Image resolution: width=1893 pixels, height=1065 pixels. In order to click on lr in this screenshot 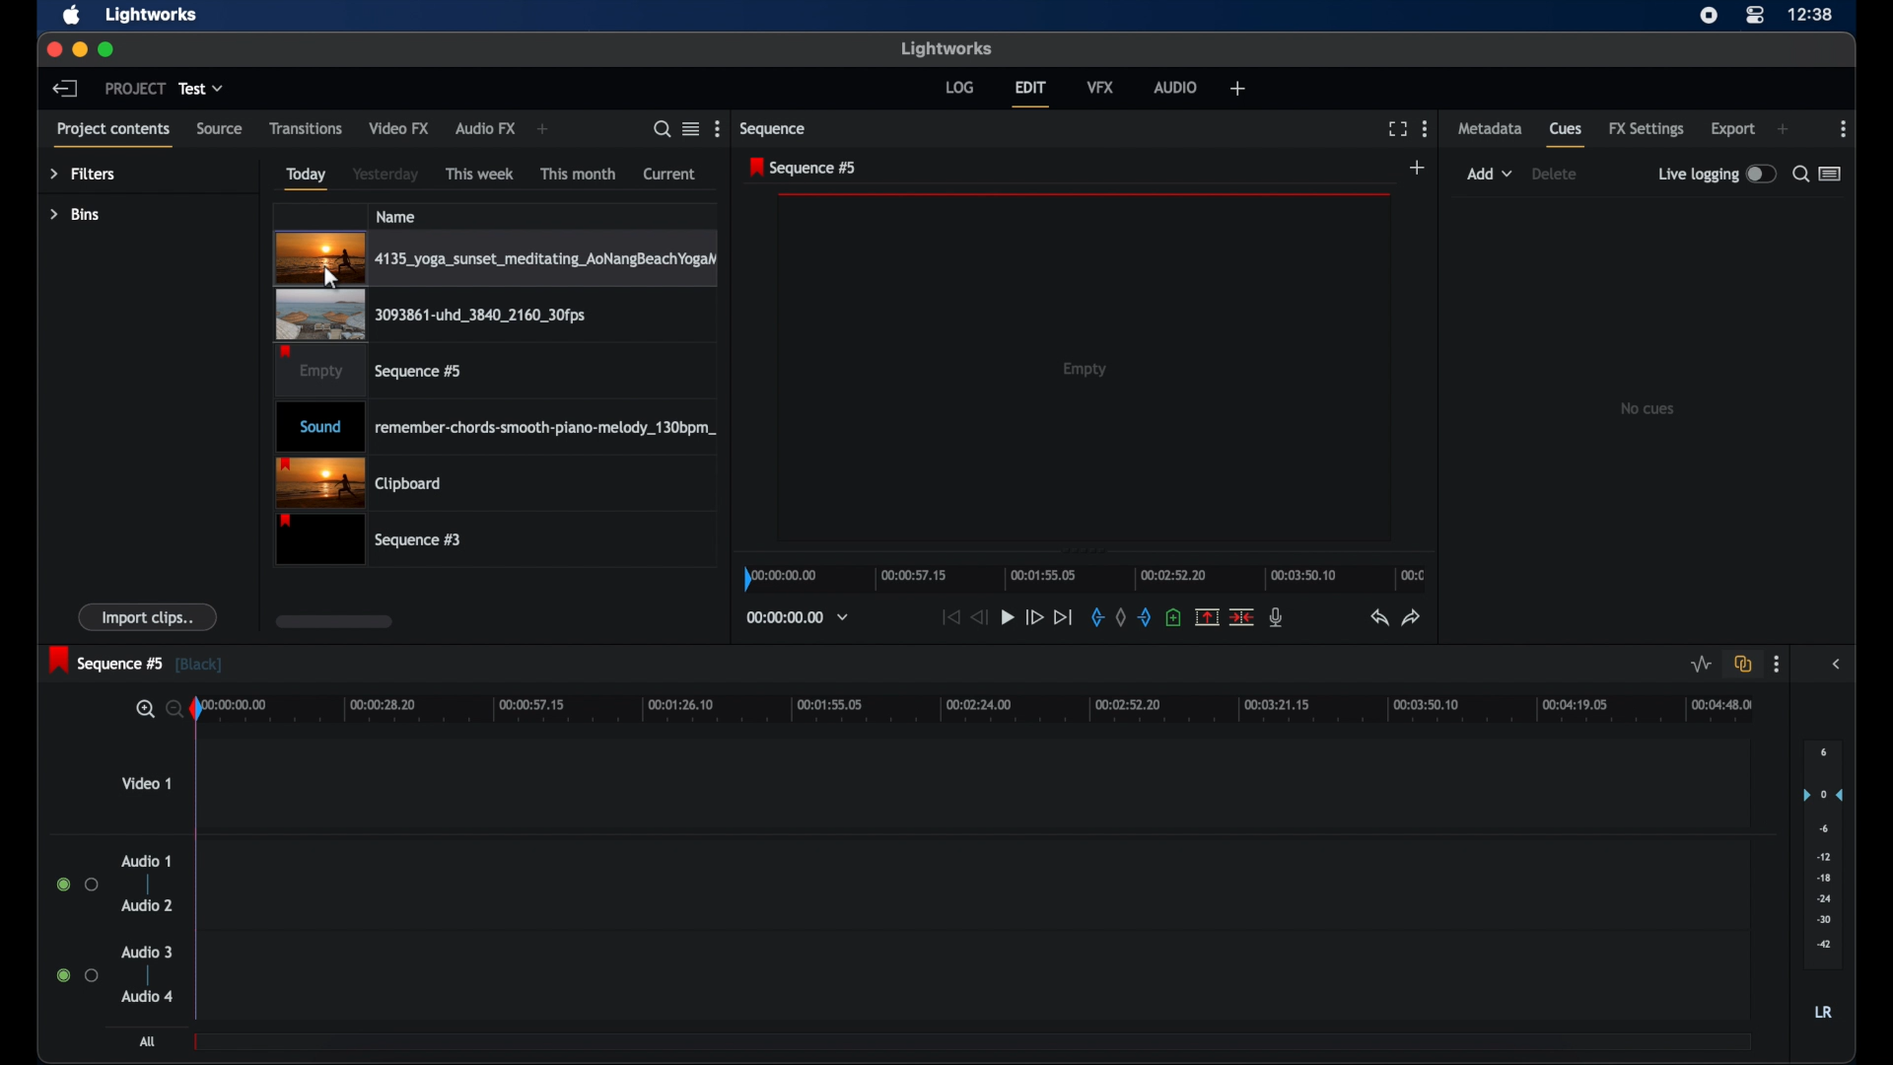, I will do `click(1824, 1012)`.